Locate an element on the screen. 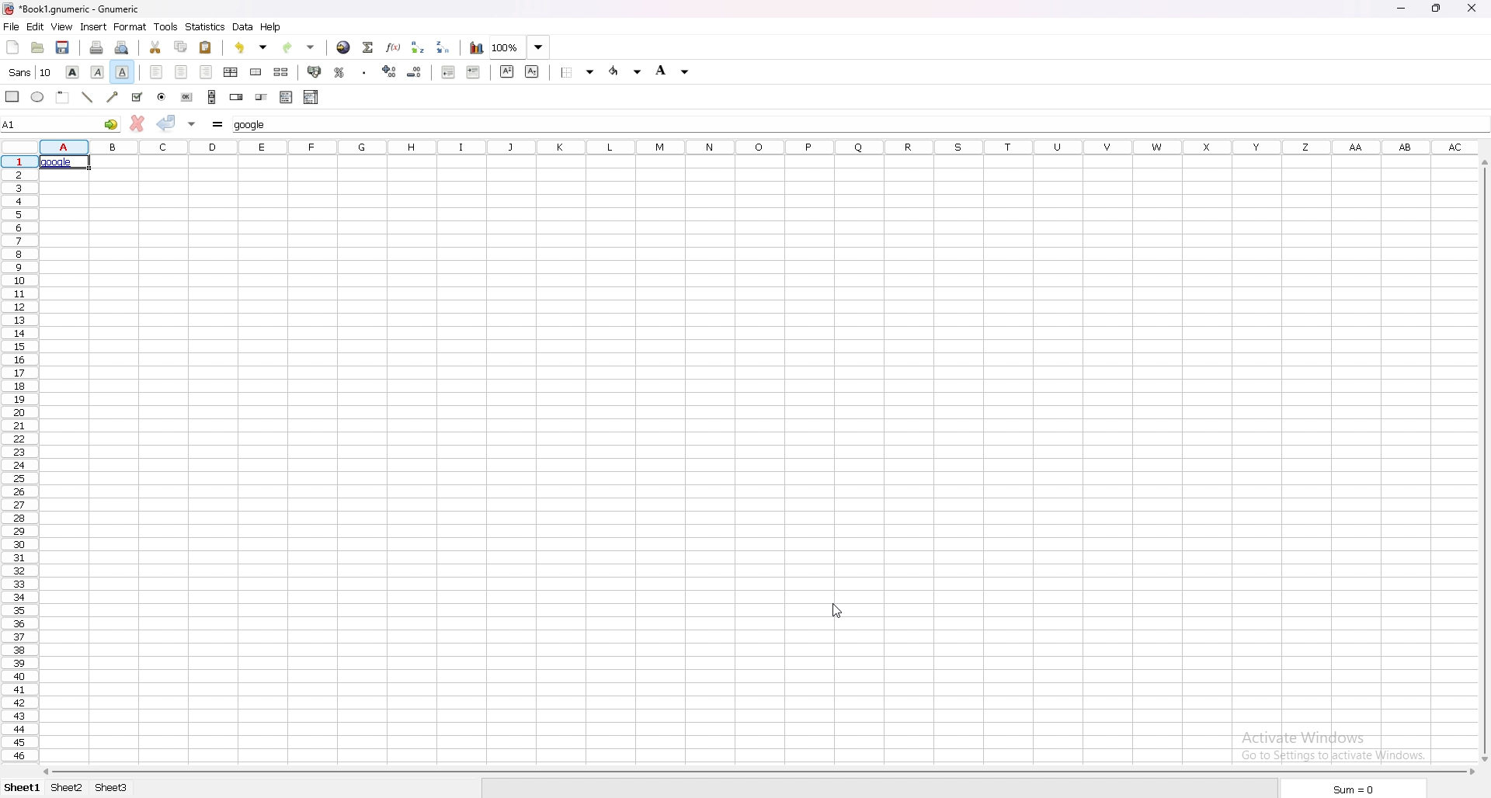 The image size is (1491, 798). new is located at coordinates (13, 47).